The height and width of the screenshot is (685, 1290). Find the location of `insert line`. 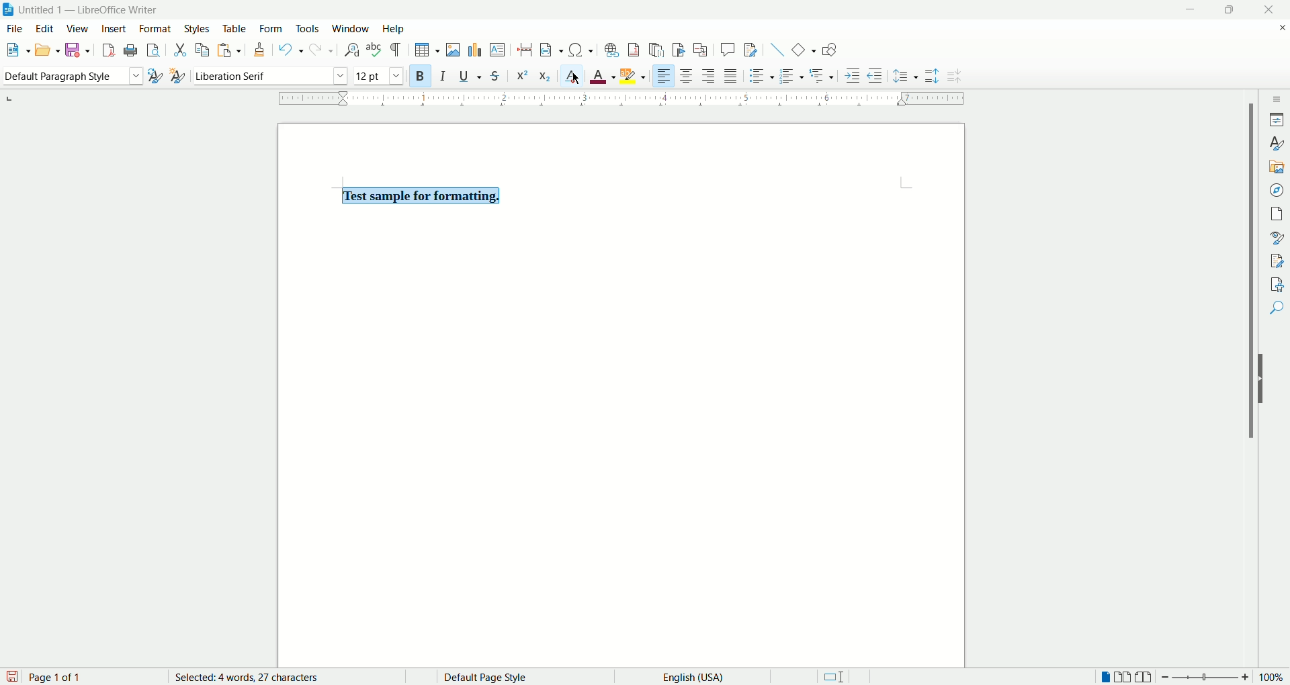

insert line is located at coordinates (772, 48).